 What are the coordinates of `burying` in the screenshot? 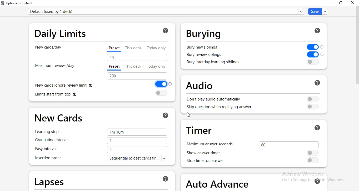 It's located at (204, 34).